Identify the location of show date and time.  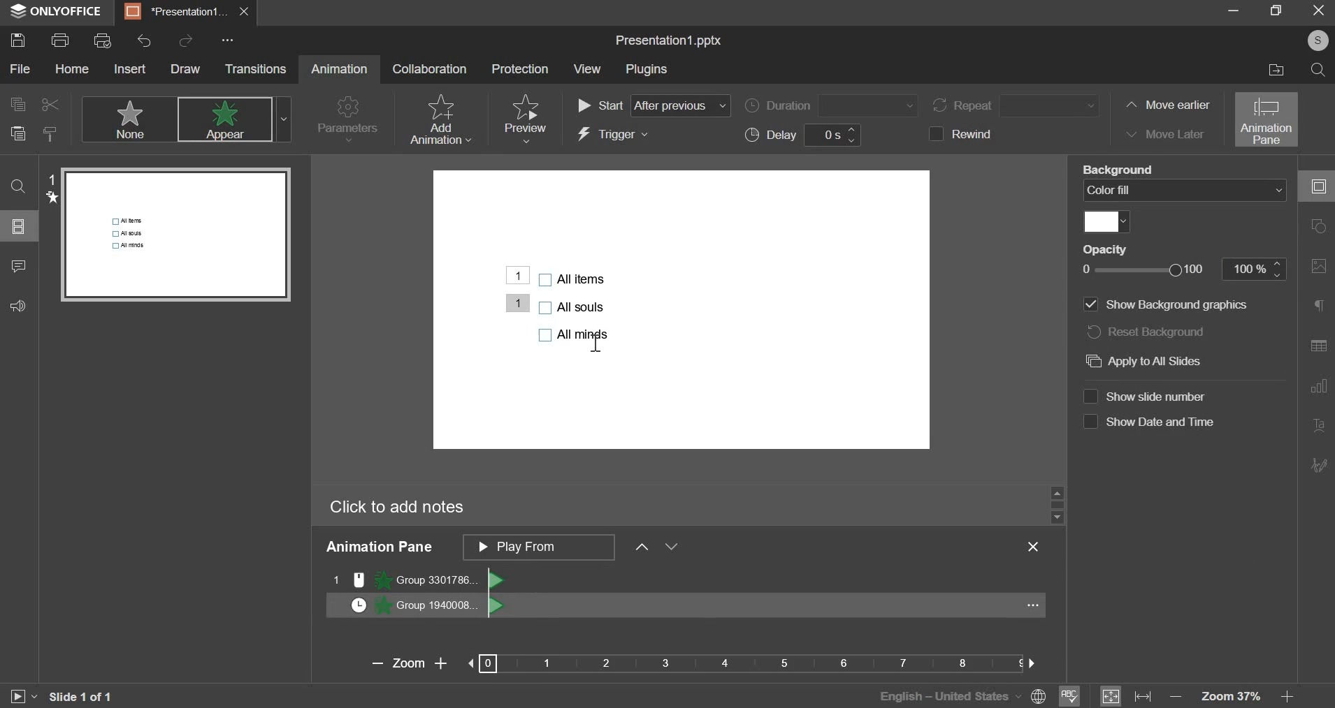
(1148, 422).